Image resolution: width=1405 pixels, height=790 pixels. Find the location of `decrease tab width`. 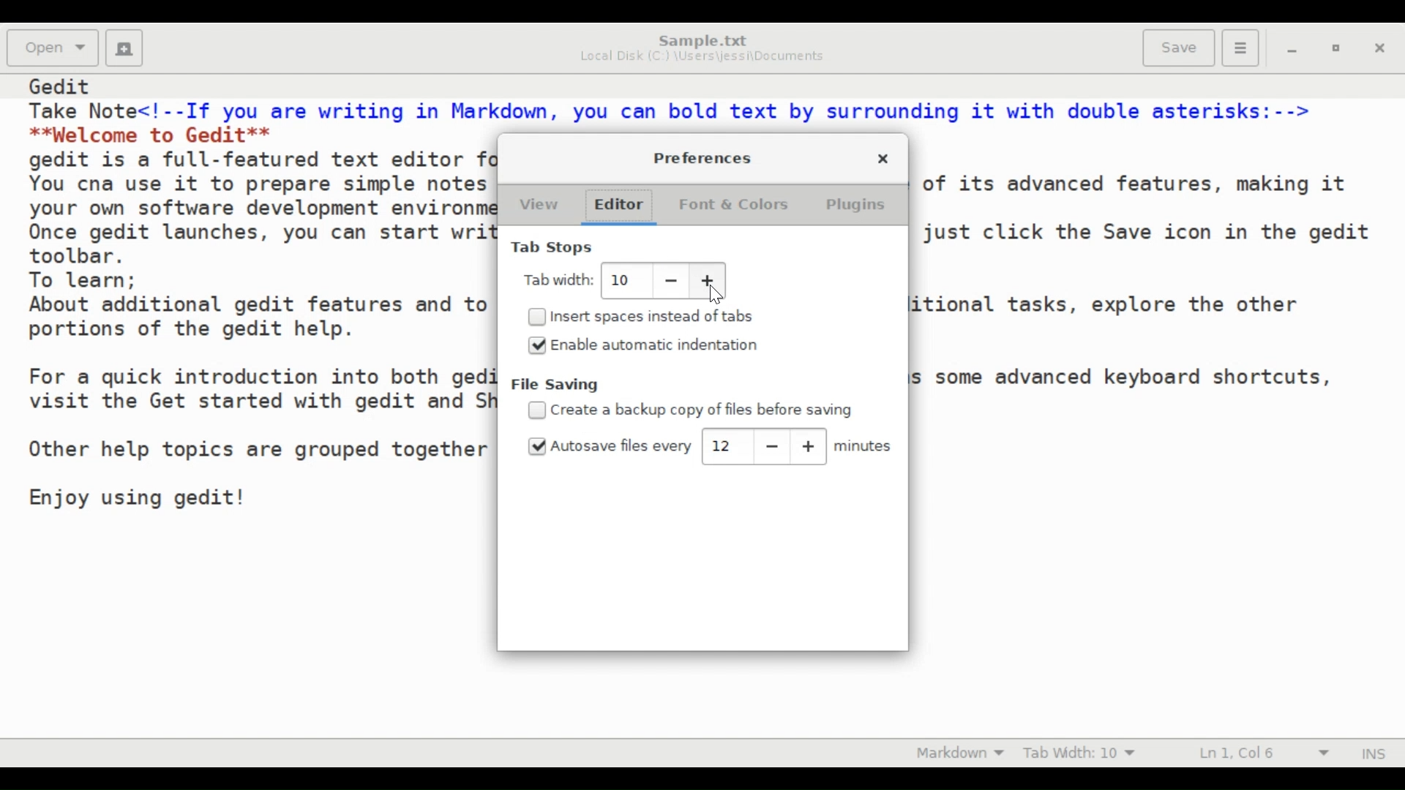

decrease tab width is located at coordinates (667, 282).